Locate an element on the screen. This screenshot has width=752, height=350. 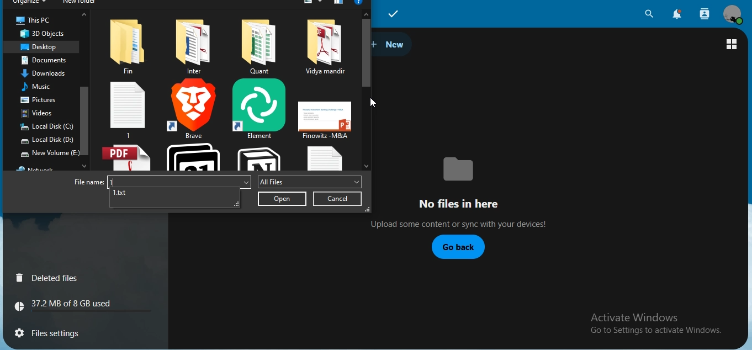
local disk D is located at coordinates (47, 141).